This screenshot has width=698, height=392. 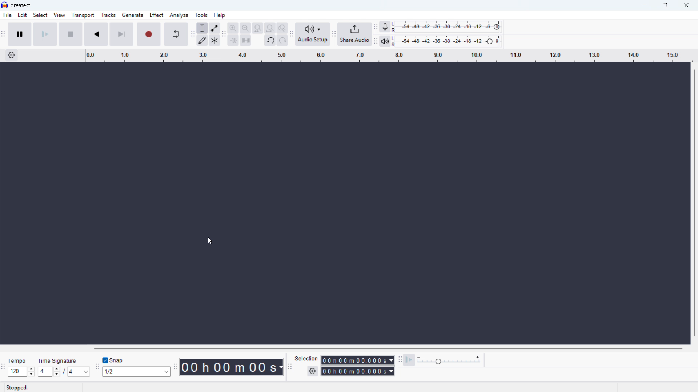 I want to click on Selection toolbar , so click(x=290, y=368).